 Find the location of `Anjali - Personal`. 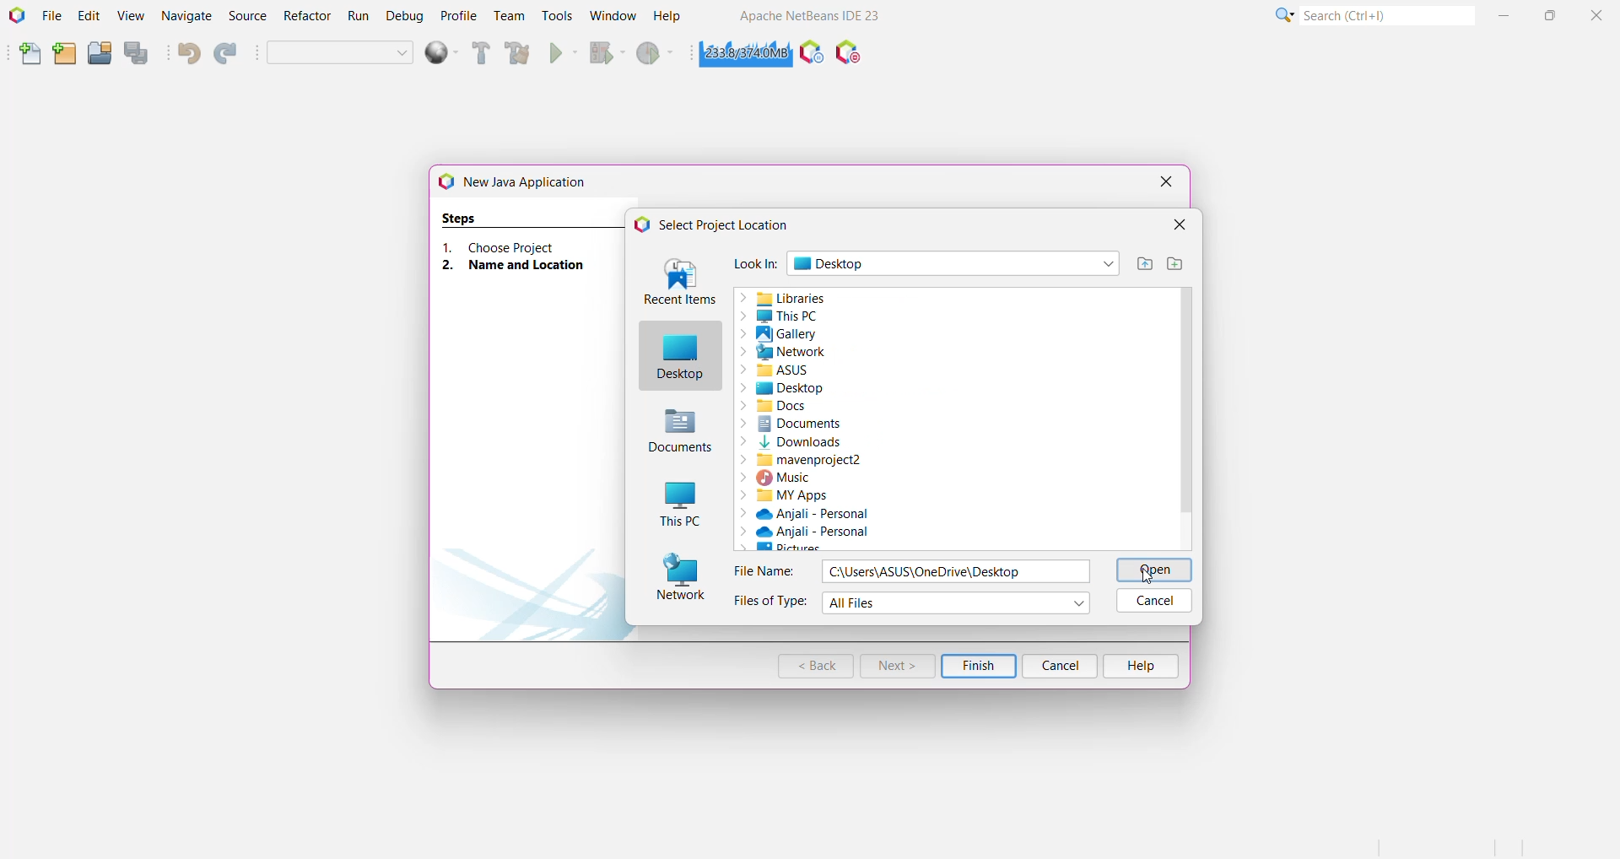

Anjali - Personal is located at coordinates (823, 514).